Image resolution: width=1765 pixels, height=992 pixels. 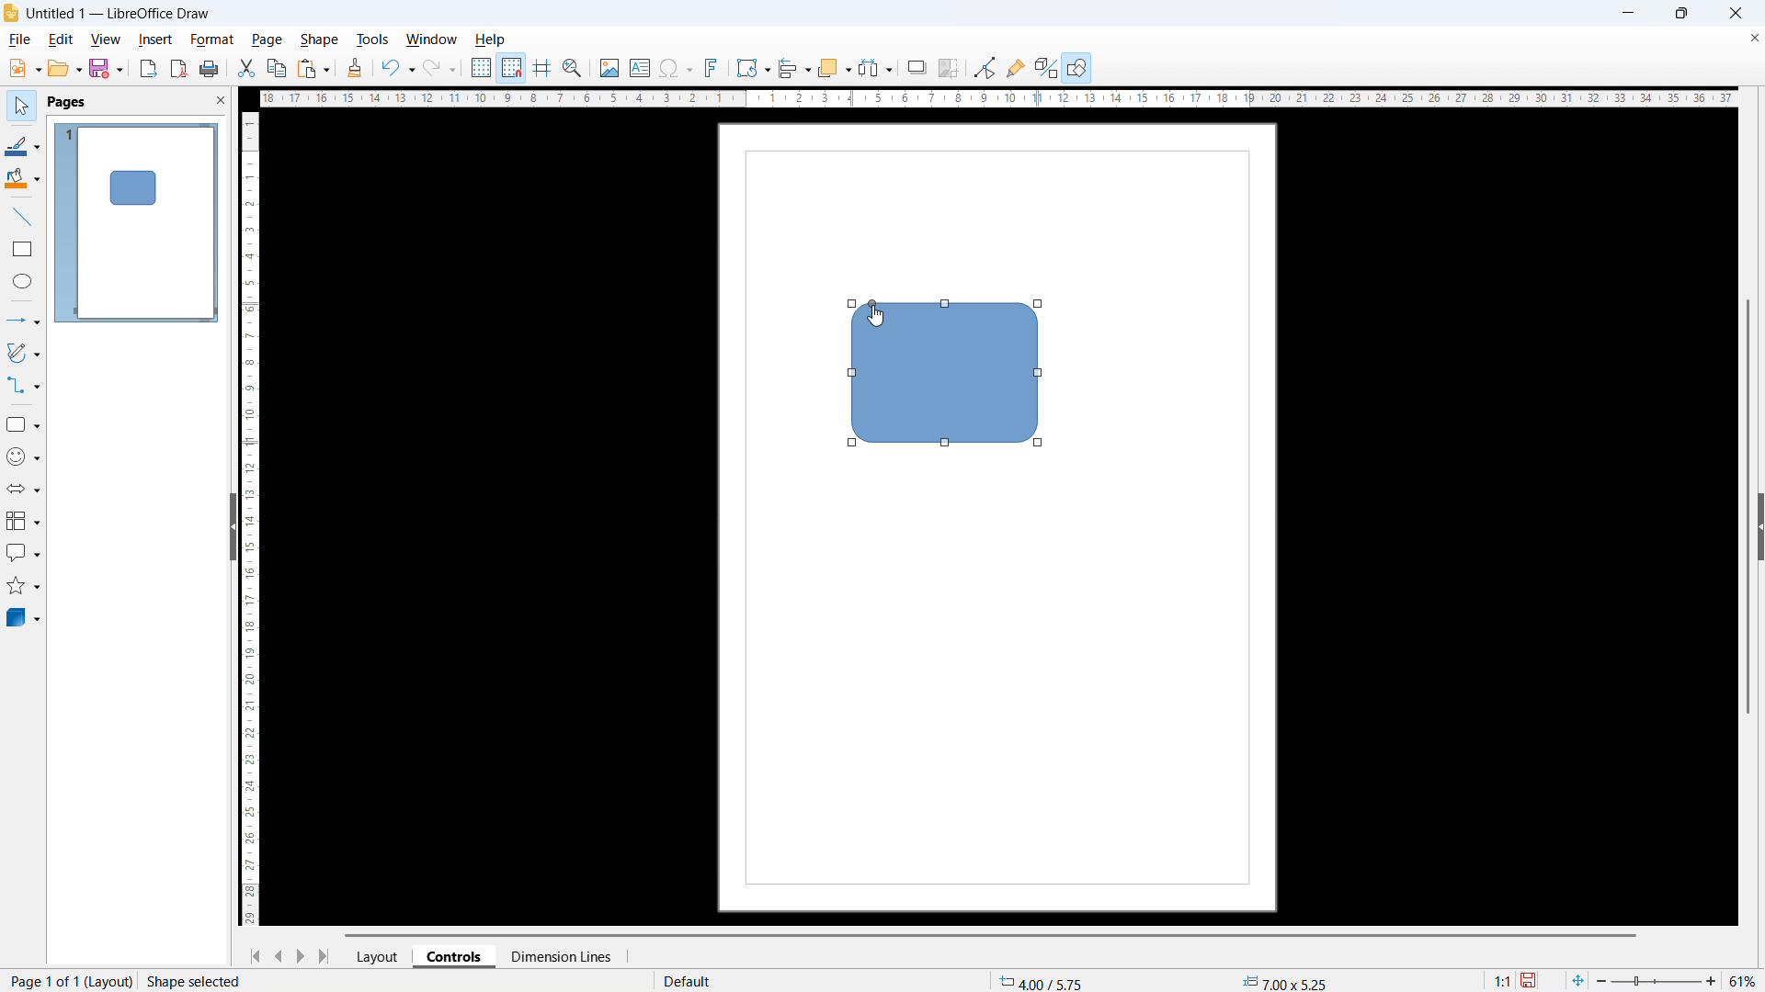 What do you see at coordinates (992, 935) in the screenshot?
I see `Horizontal scroll bar ` at bounding box center [992, 935].